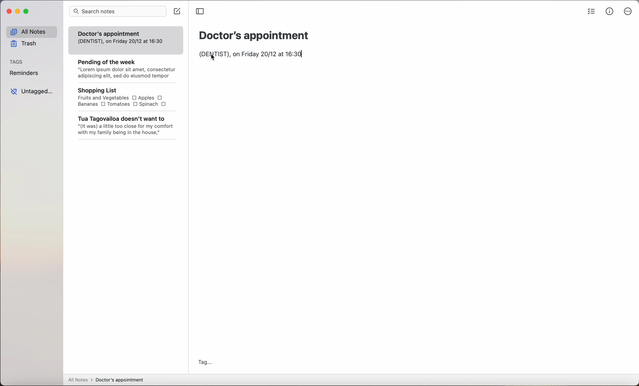 The height and width of the screenshot is (386, 639). I want to click on metrics, so click(609, 12).